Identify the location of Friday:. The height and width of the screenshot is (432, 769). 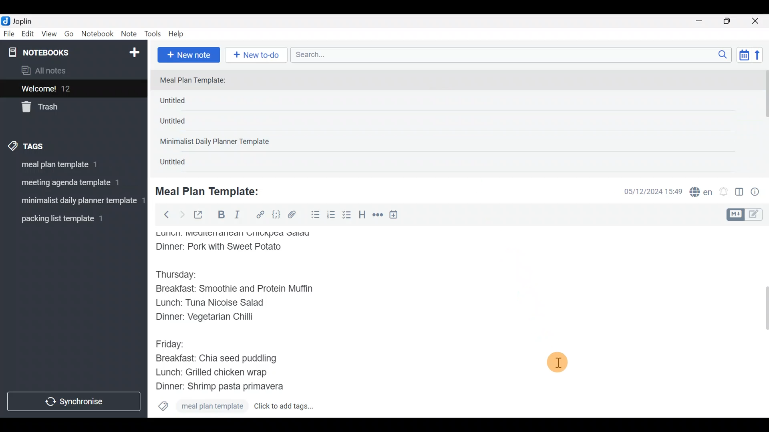
(172, 343).